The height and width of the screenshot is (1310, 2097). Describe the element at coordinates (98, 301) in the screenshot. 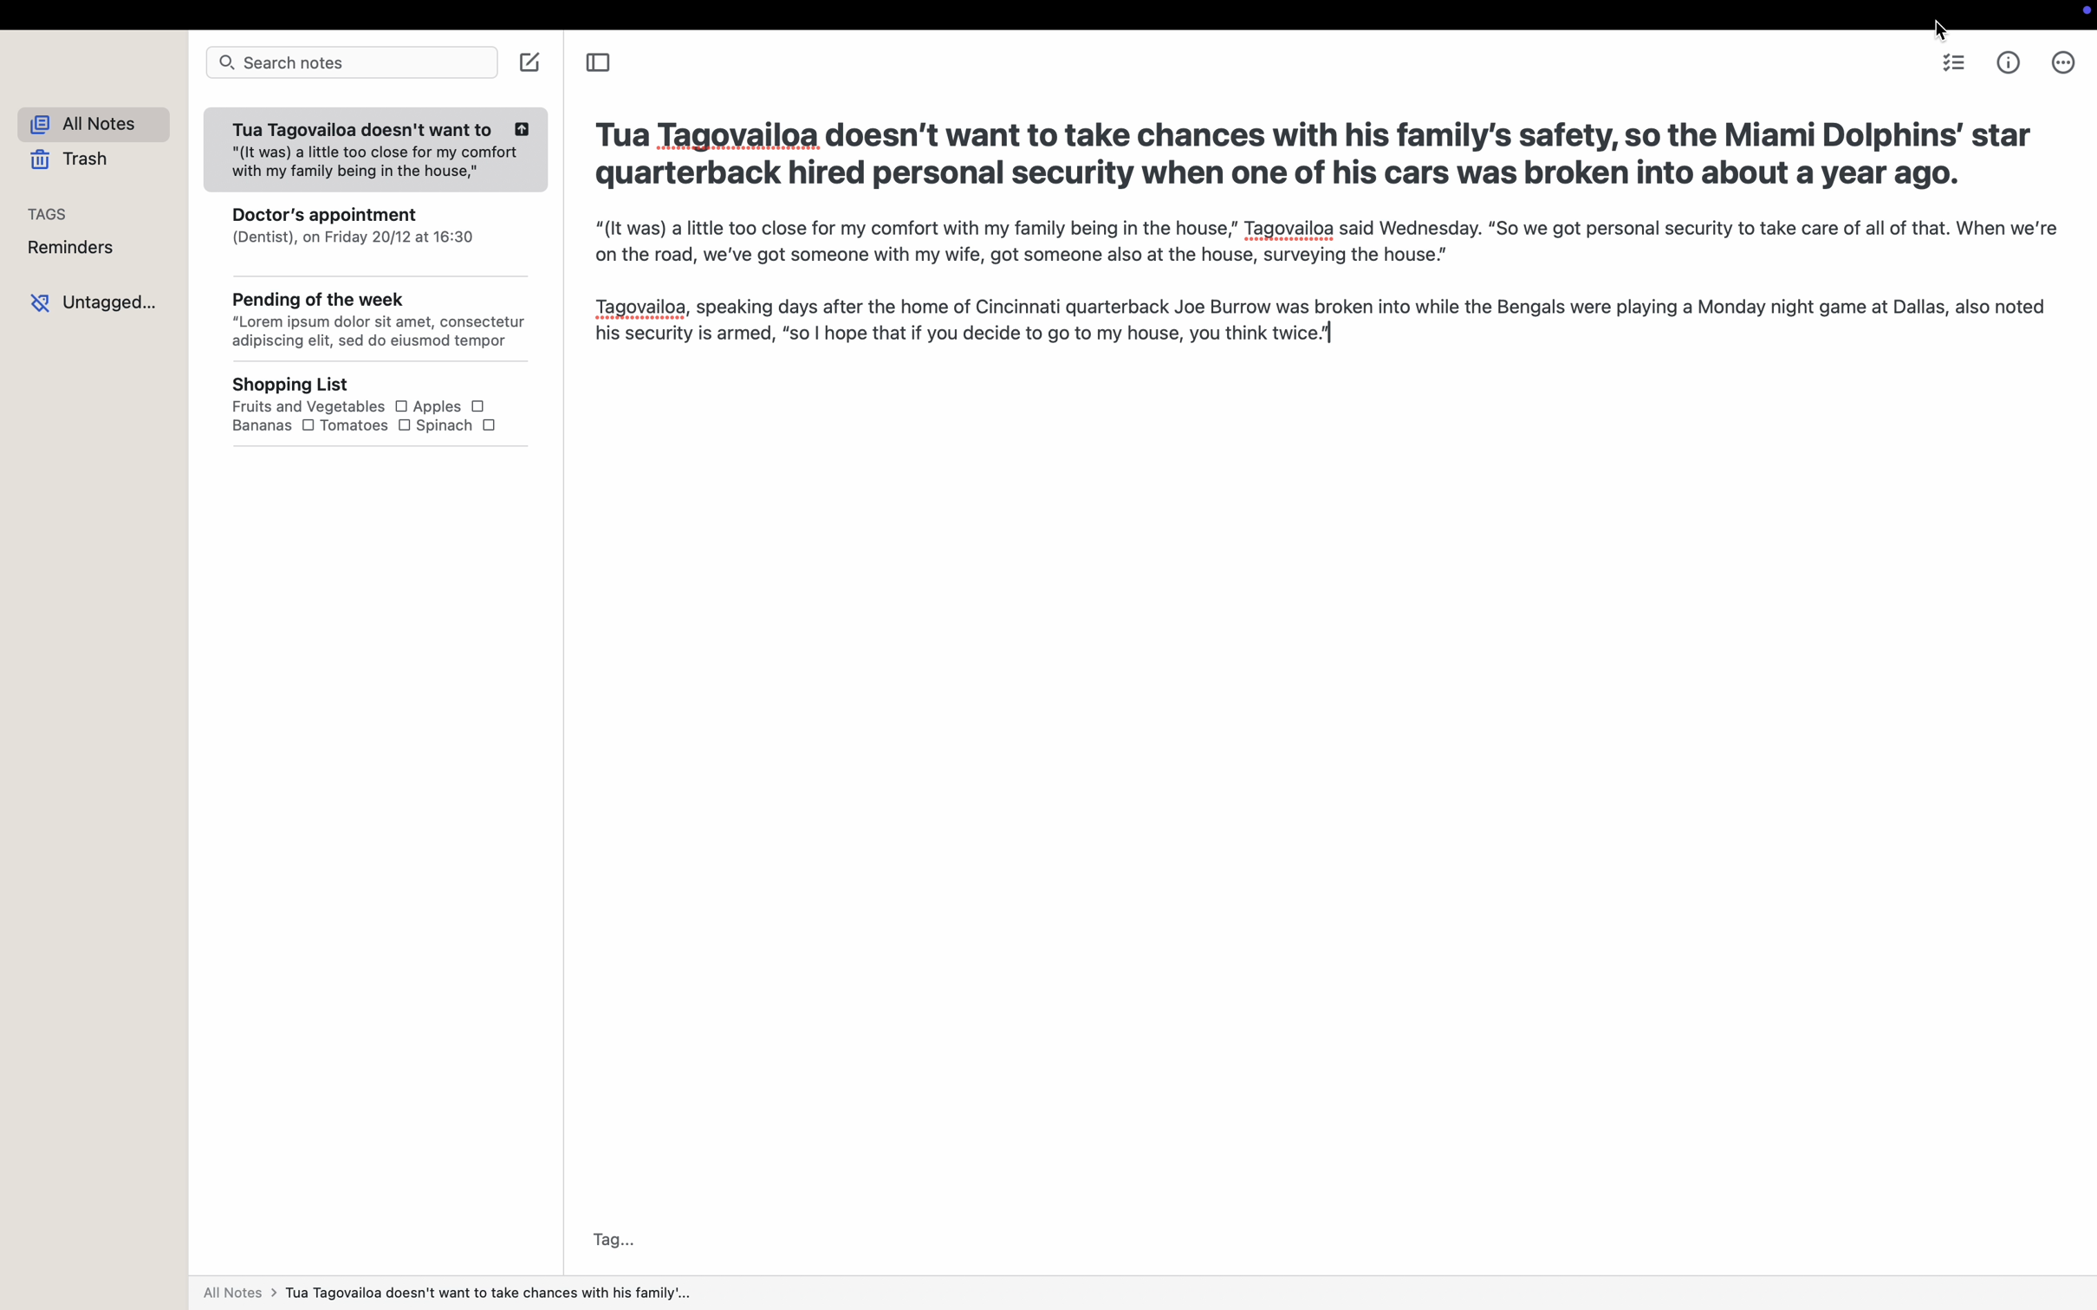

I see `untagged` at that location.